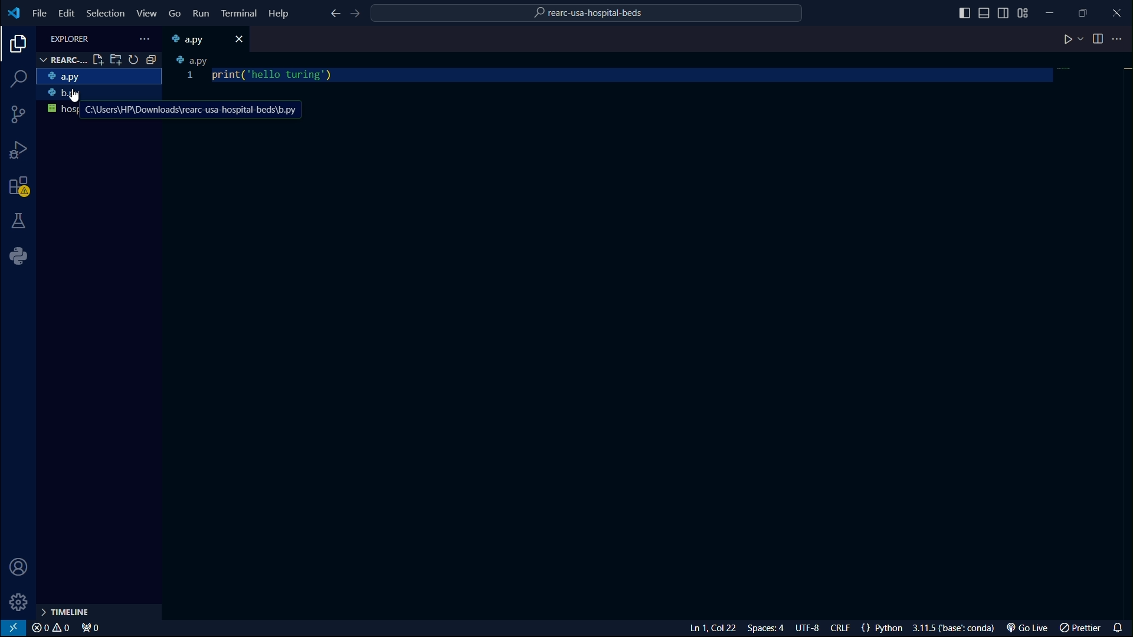  Describe the element at coordinates (148, 12) in the screenshot. I see `view menu` at that location.